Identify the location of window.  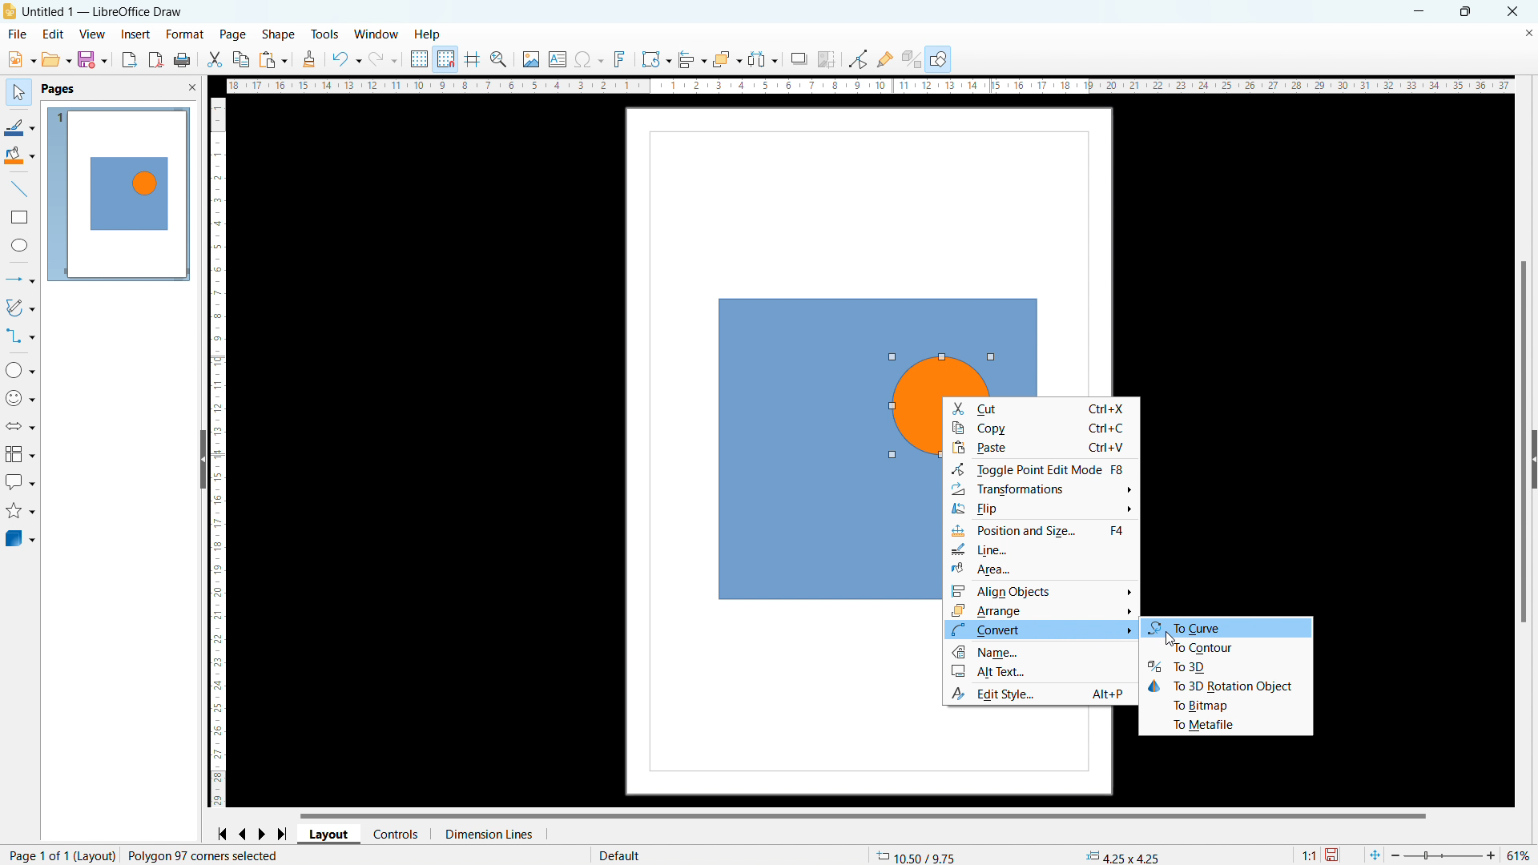
(376, 34).